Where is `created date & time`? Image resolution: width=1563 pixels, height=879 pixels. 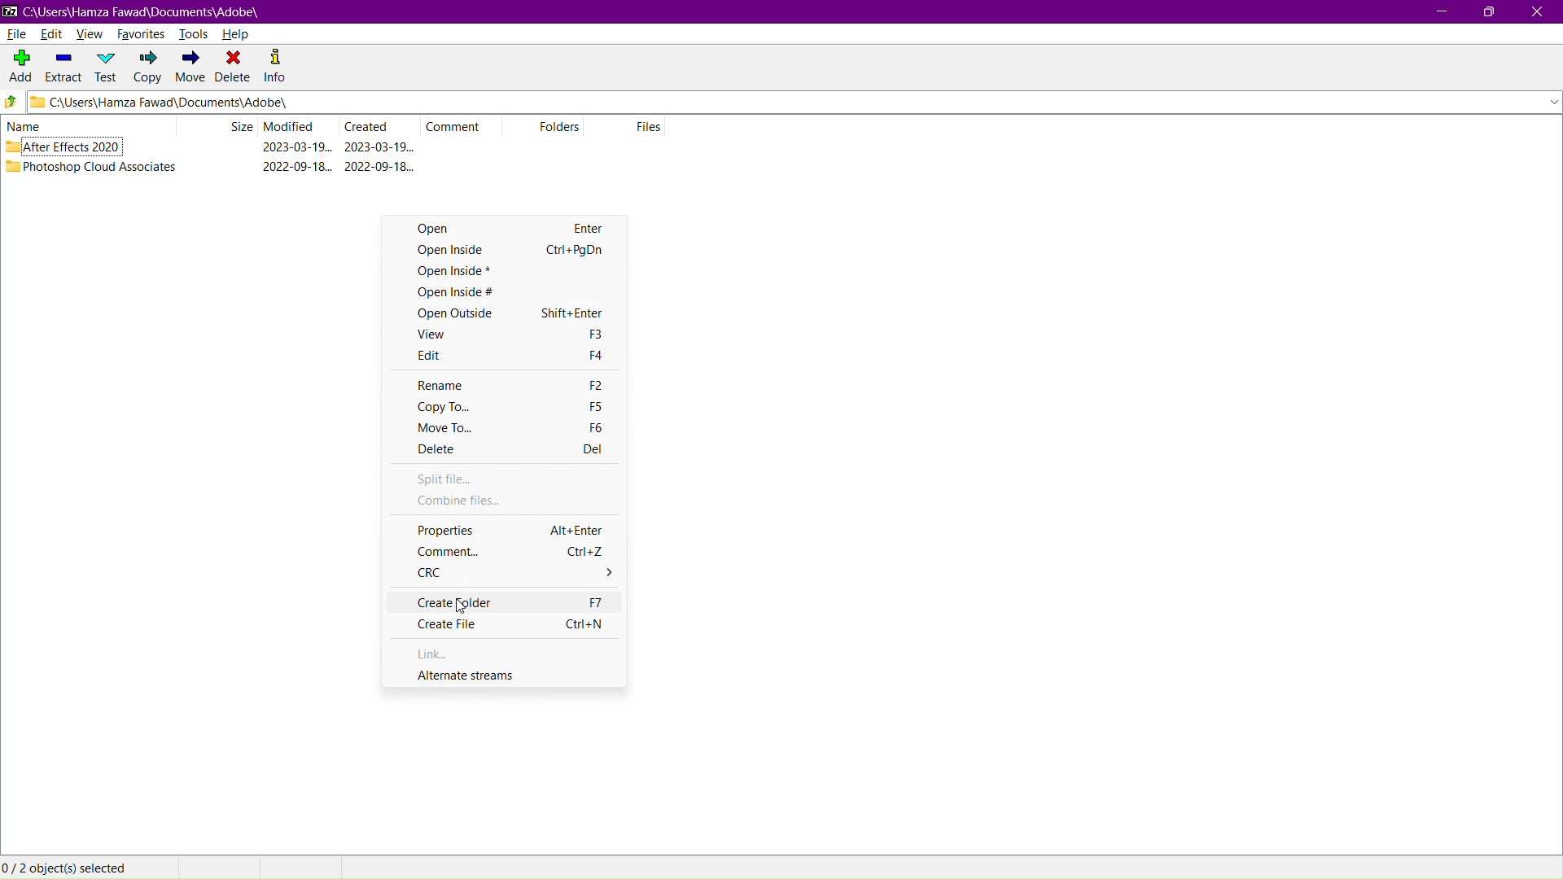 created date & time is located at coordinates (379, 146).